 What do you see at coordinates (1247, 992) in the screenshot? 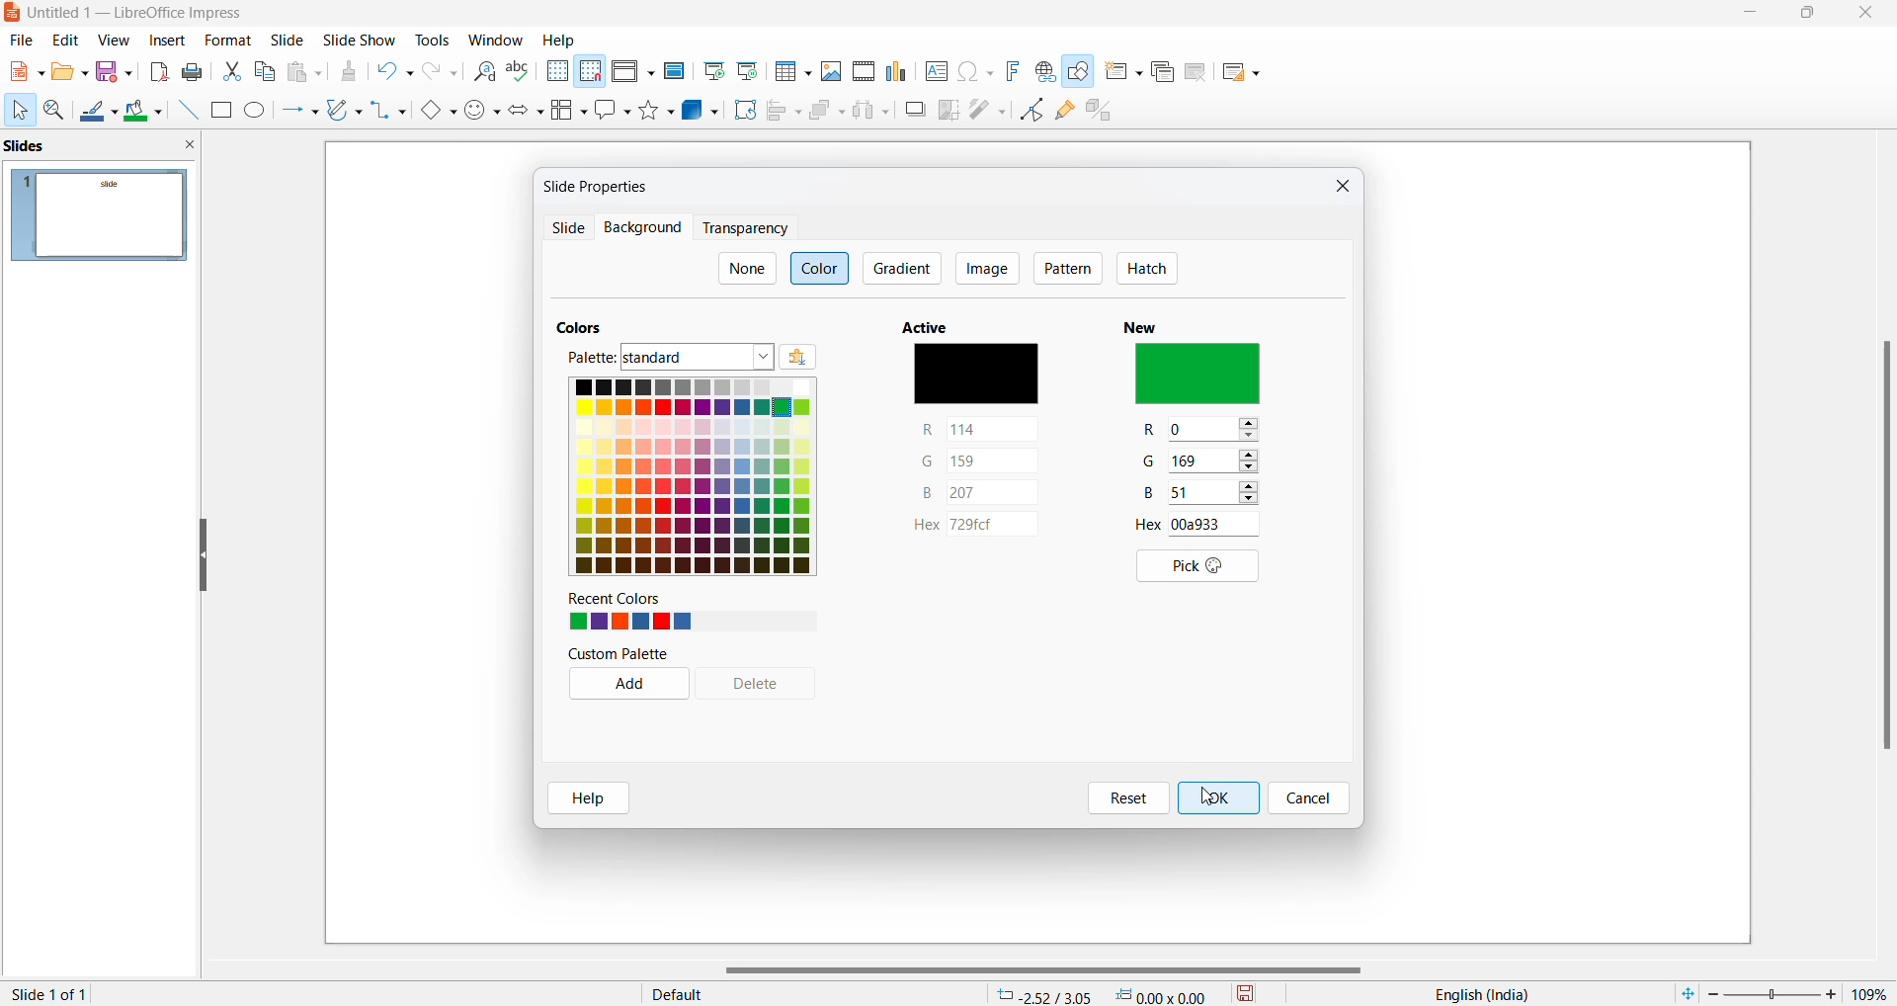
I see `save` at bounding box center [1247, 992].